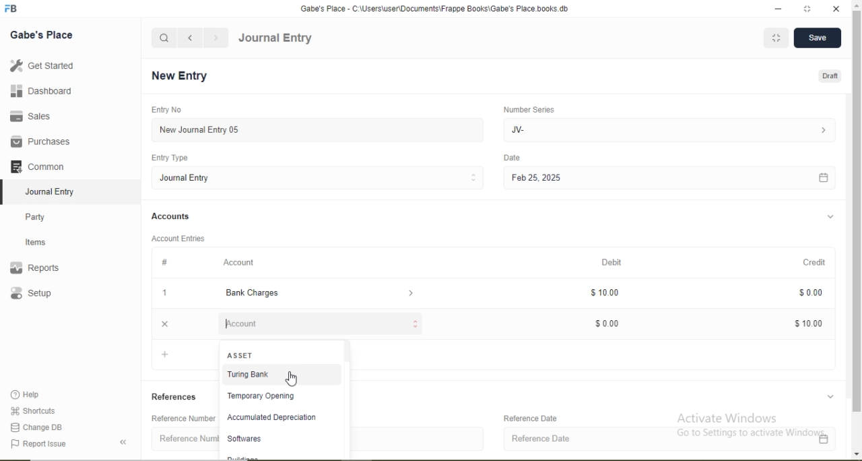  Describe the element at coordinates (183, 439) in the screenshot. I see `Reference Number` at that location.